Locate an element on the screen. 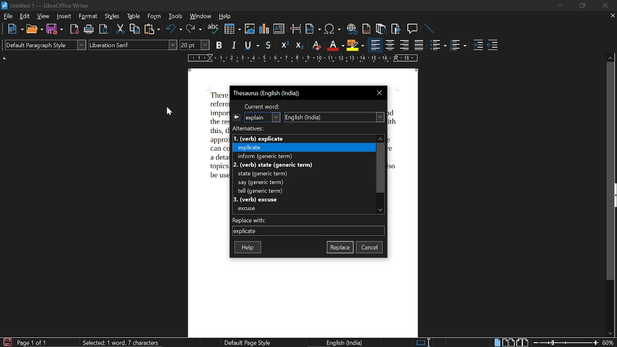  file is located at coordinates (9, 17).